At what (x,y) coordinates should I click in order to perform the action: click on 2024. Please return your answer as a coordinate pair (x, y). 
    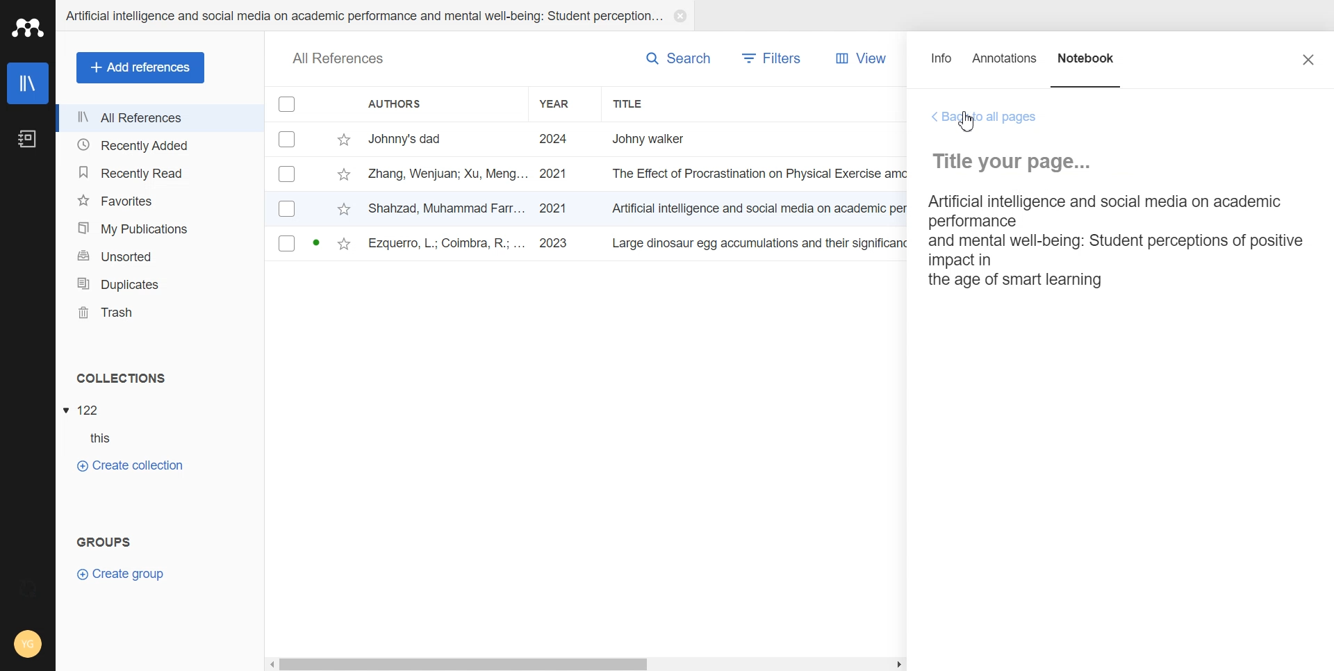
    Looking at the image, I should click on (554, 140).